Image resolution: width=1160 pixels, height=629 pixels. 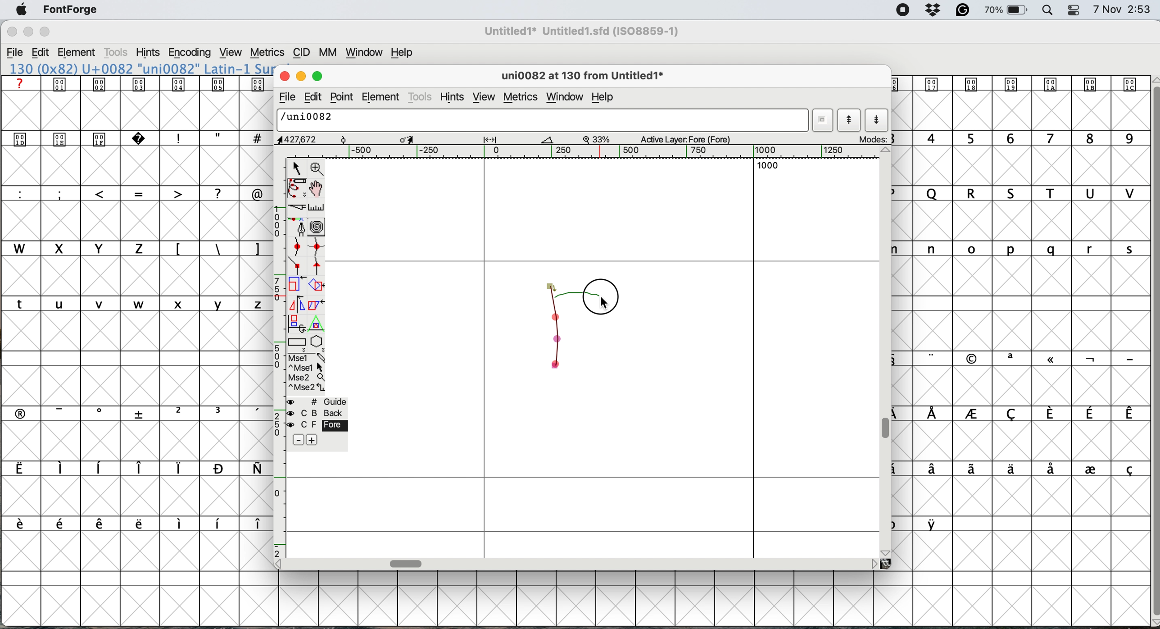 What do you see at coordinates (902, 11) in the screenshot?
I see `screen recorder` at bounding box center [902, 11].